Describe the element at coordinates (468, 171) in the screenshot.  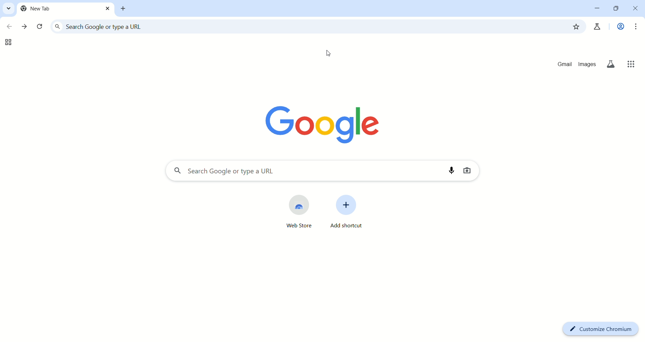
I see `search by image` at that location.